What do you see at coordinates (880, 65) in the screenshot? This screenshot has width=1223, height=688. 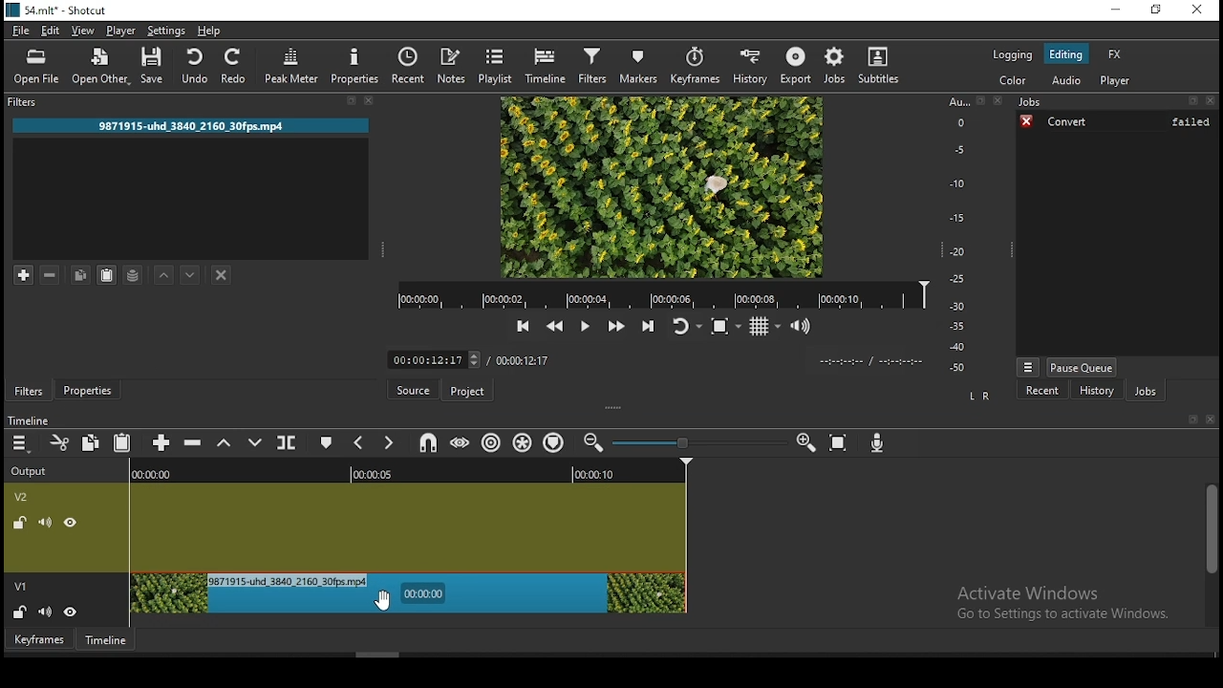 I see `subtitles` at bounding box center [880, 65].